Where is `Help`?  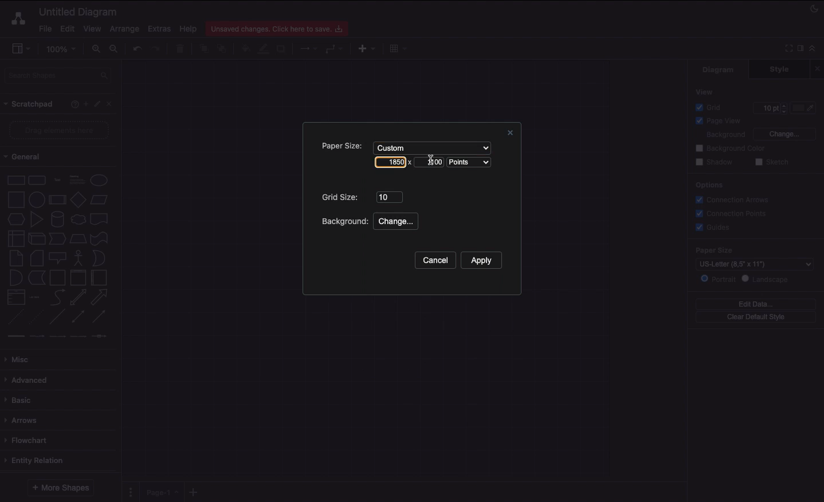 Help is located at coordinates (188, 28).